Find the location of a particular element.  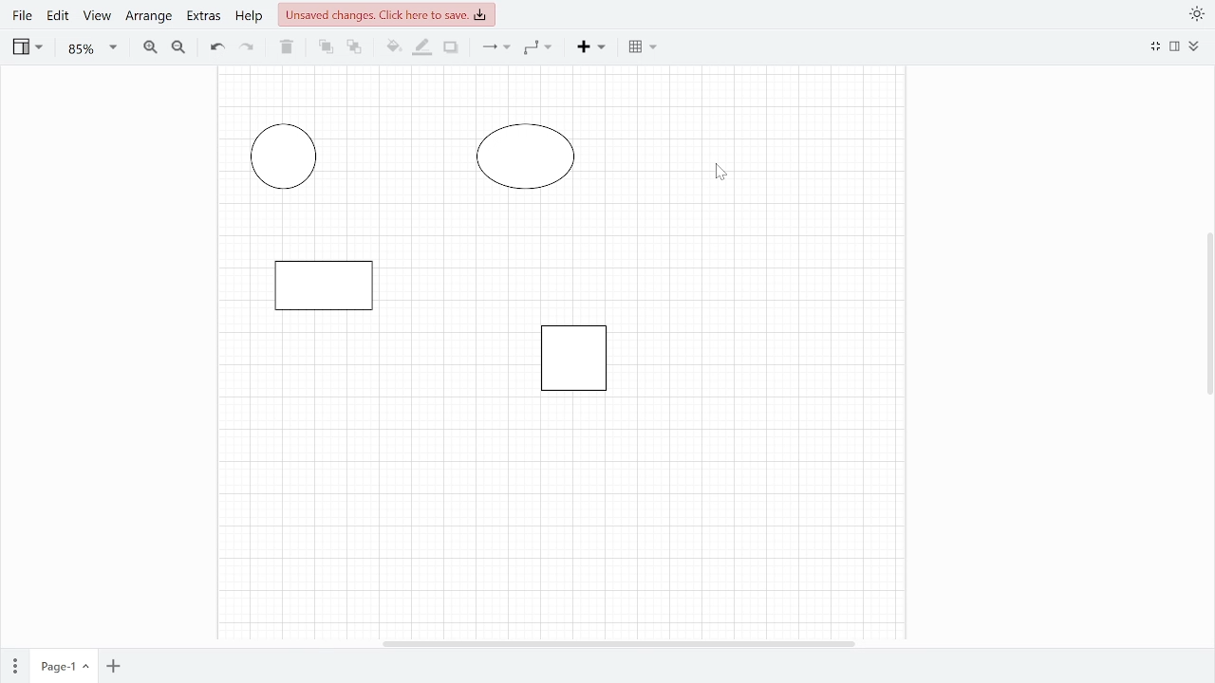

To front is located at coordinates (326, 46).